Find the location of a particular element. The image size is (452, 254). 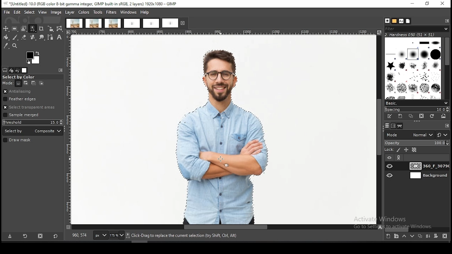

windows is located at coordinates (129, 12).